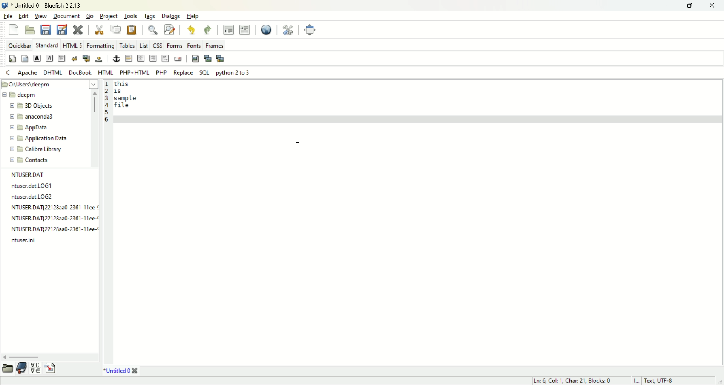 This screenshot has width=724, height=385. Describe the element at coordinates (713, 6) in the screenshot. I see `close` at that location.